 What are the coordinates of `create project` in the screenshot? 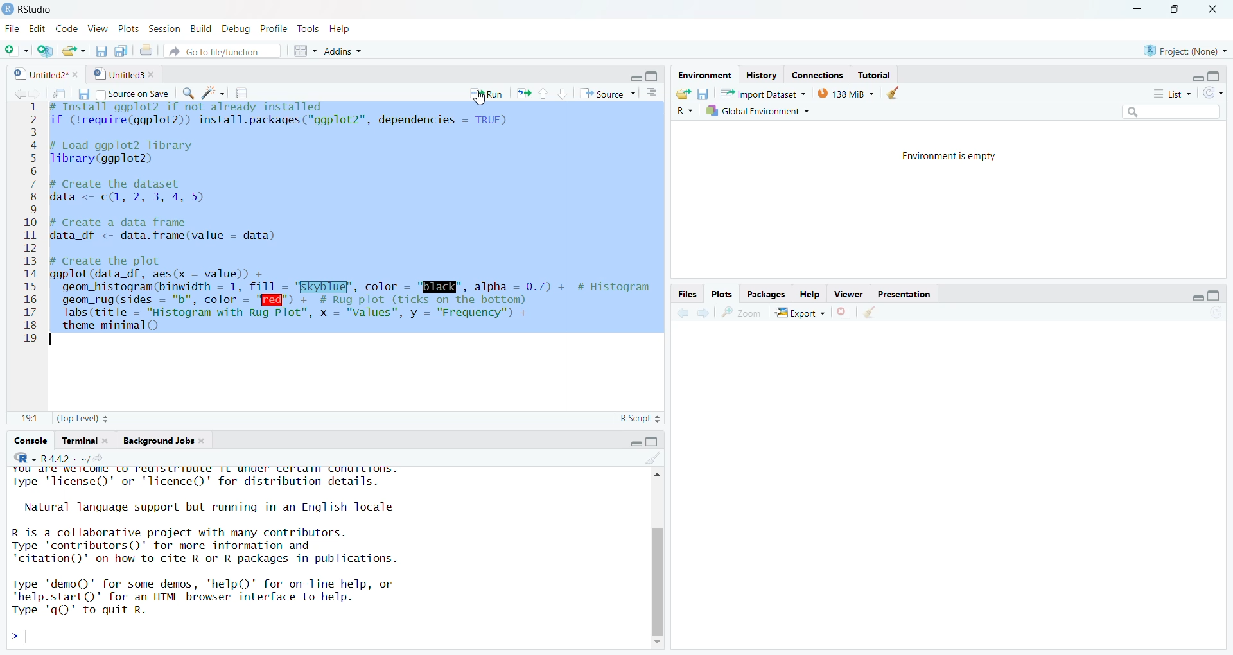 It's located at (44, 51).